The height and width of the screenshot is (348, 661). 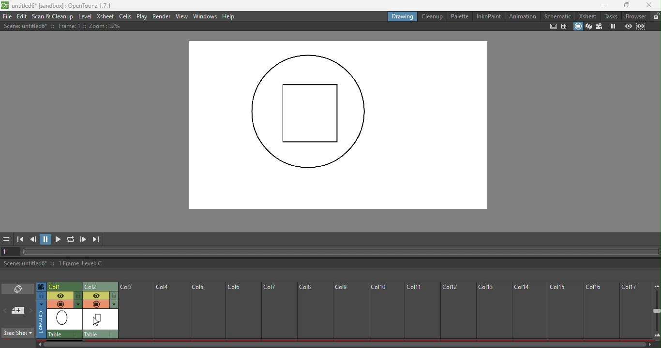 What do you see at coordinates (101, 334) in the screenshot?
I see `Table` at bounding box center [101, 334].